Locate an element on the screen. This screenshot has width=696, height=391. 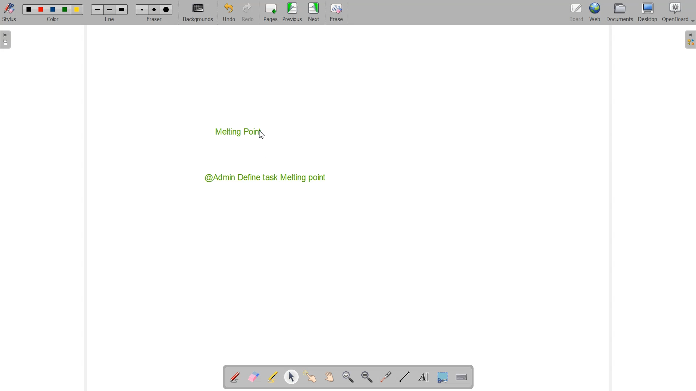
Undo is located at coordinates (229, 12).